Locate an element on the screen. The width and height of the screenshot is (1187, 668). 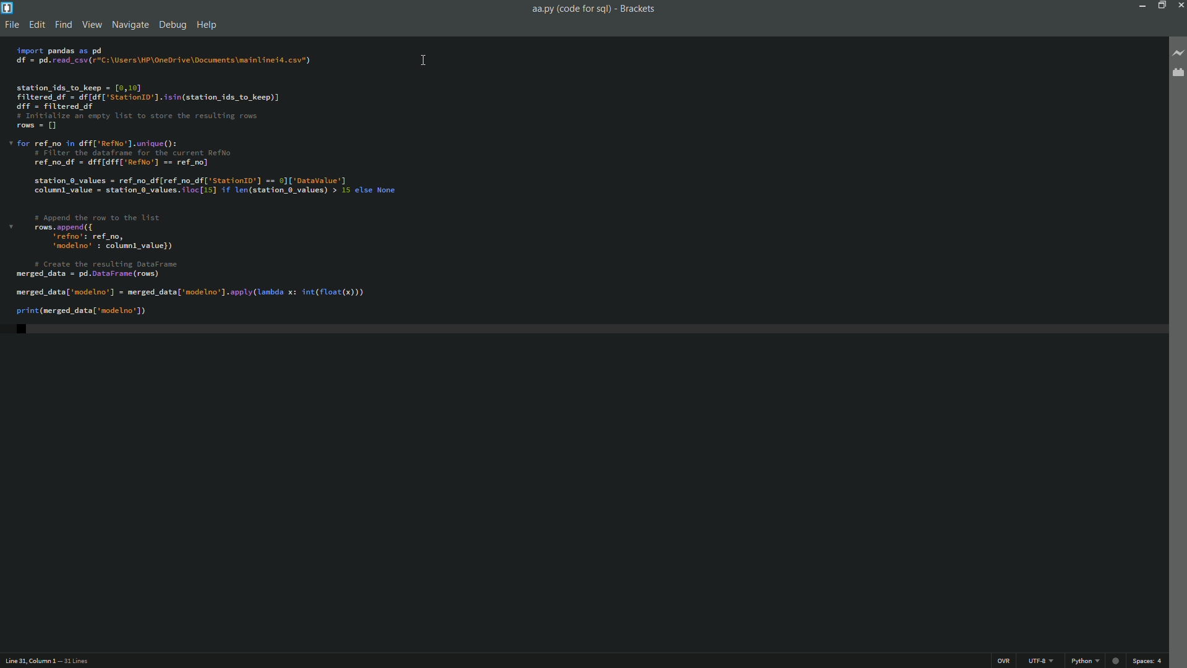
find menu is located at coordinates (64, 24).